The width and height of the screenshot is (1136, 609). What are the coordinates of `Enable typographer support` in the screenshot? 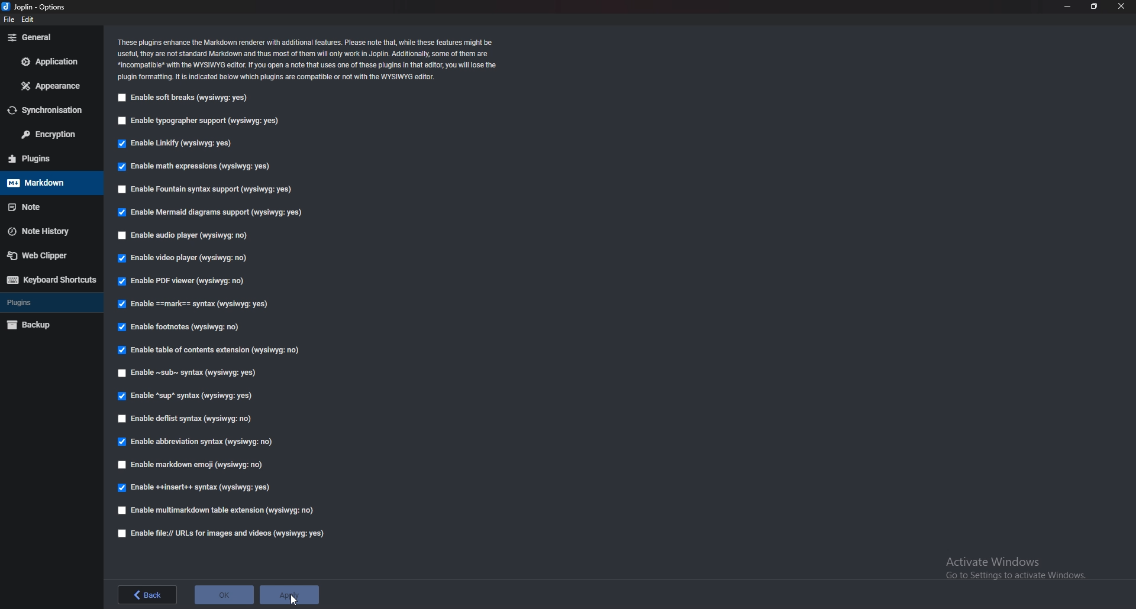 It's located at (197, 122).